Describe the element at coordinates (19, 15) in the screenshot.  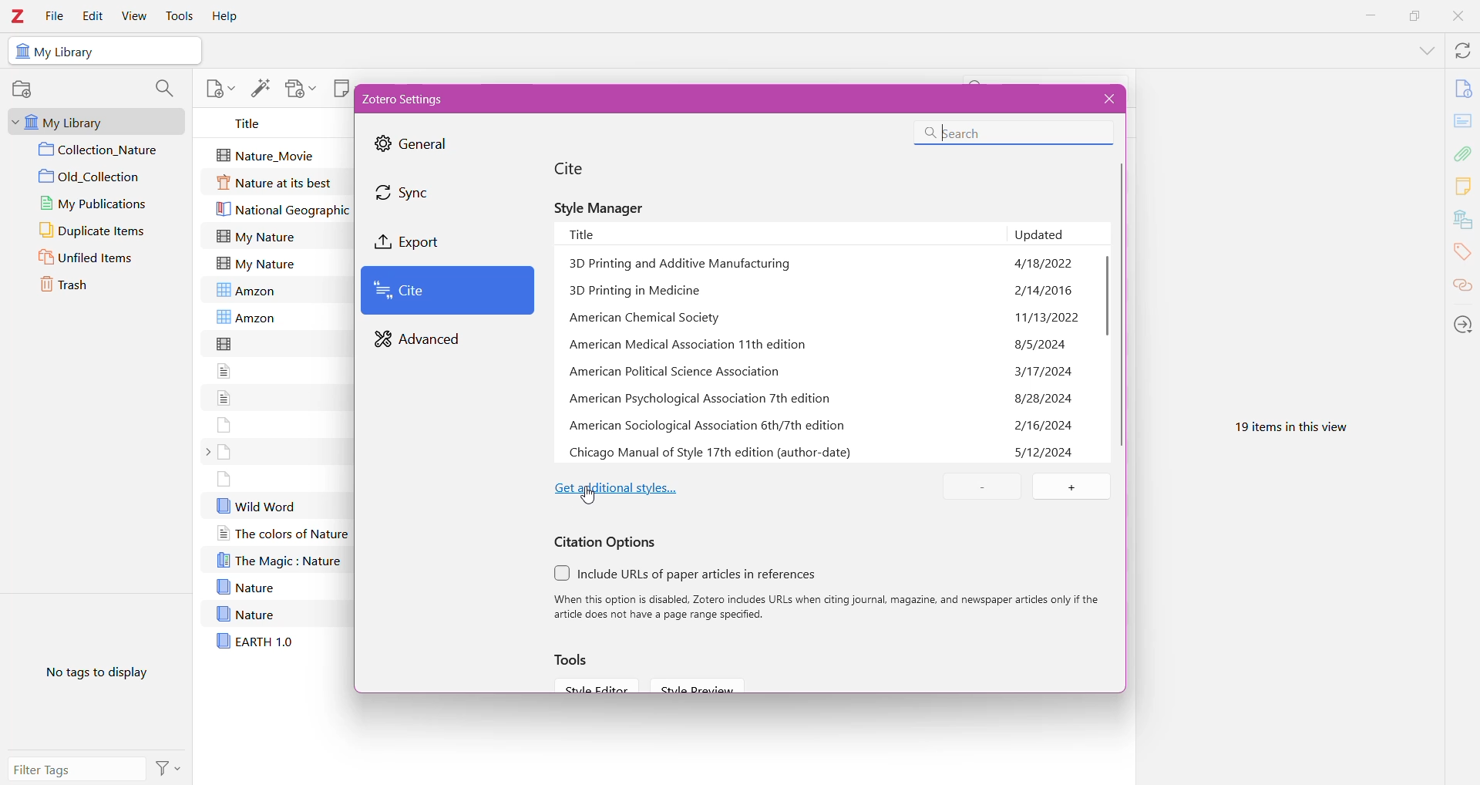
I see `Zotero` at that location.